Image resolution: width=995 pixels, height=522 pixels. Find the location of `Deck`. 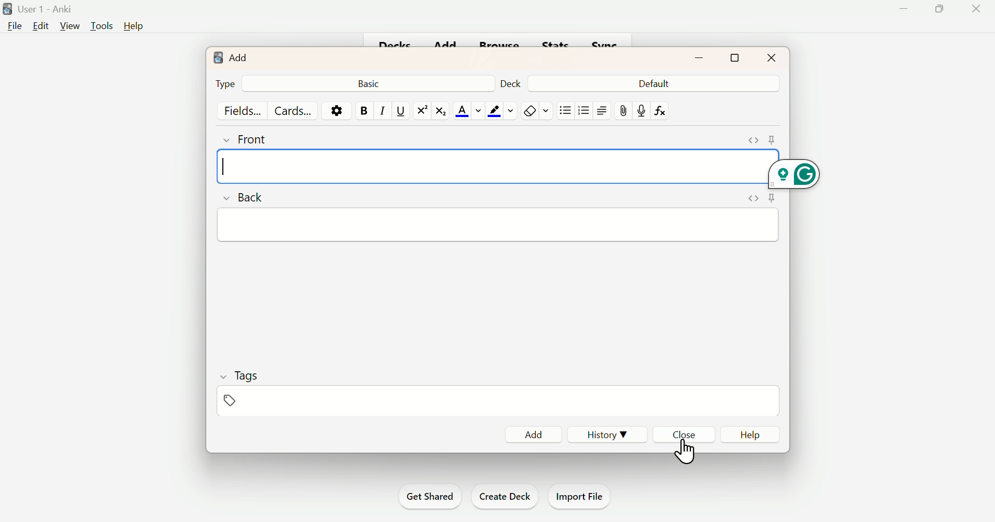

Deck is located at coordinates (509, 84).